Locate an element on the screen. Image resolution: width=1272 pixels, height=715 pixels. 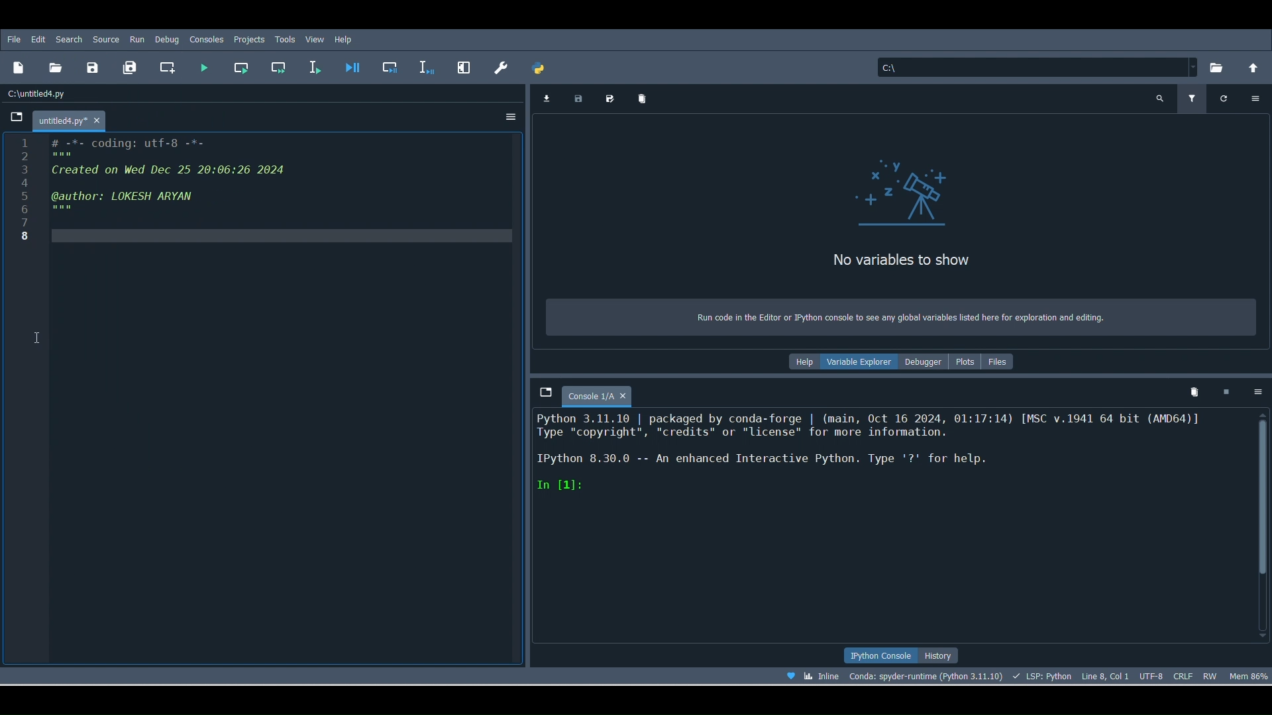
Plots is located at coordinates (967, 365).